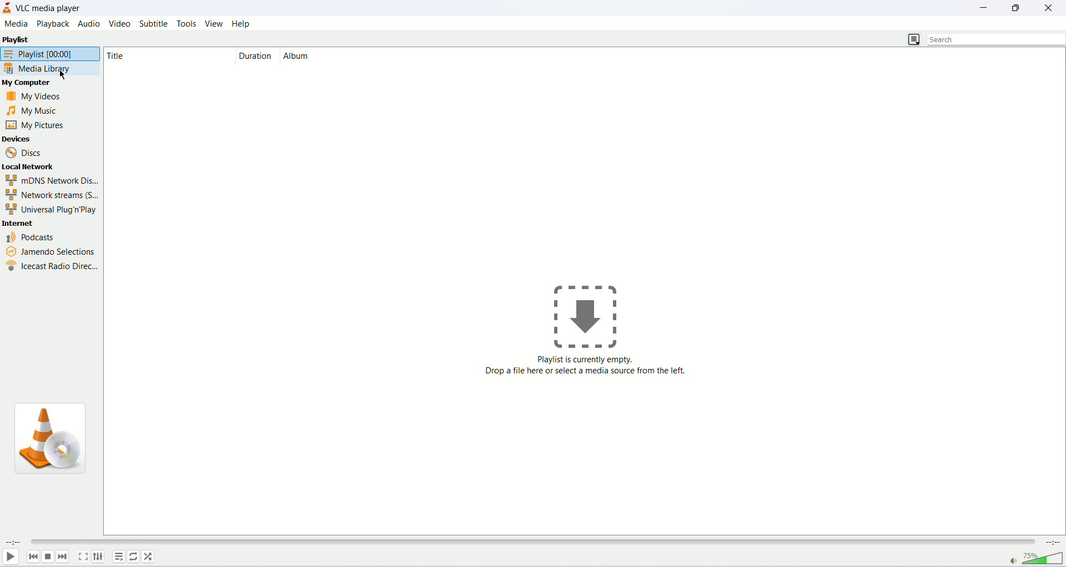  Describe the element at coordinates (63, 74) in the screenshot. I see `mouse cursor` at that location.